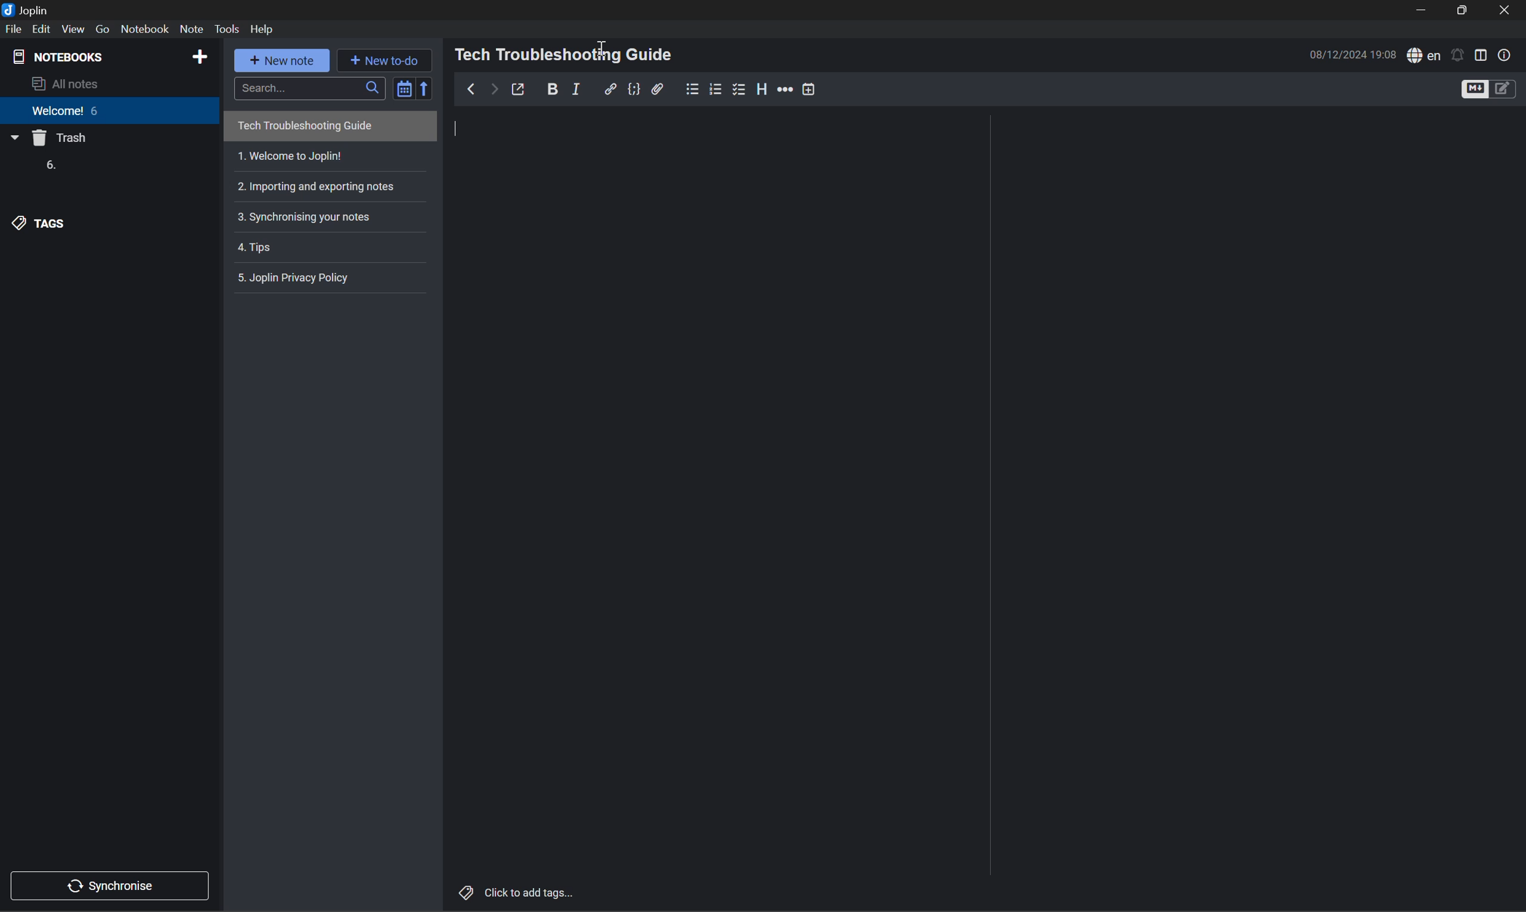 The width and height of the screenshot is (1526, 912). What do you see at coordinates (44, 29) in the screenshot?
I see `Edit` at bounding box center [44, 29].